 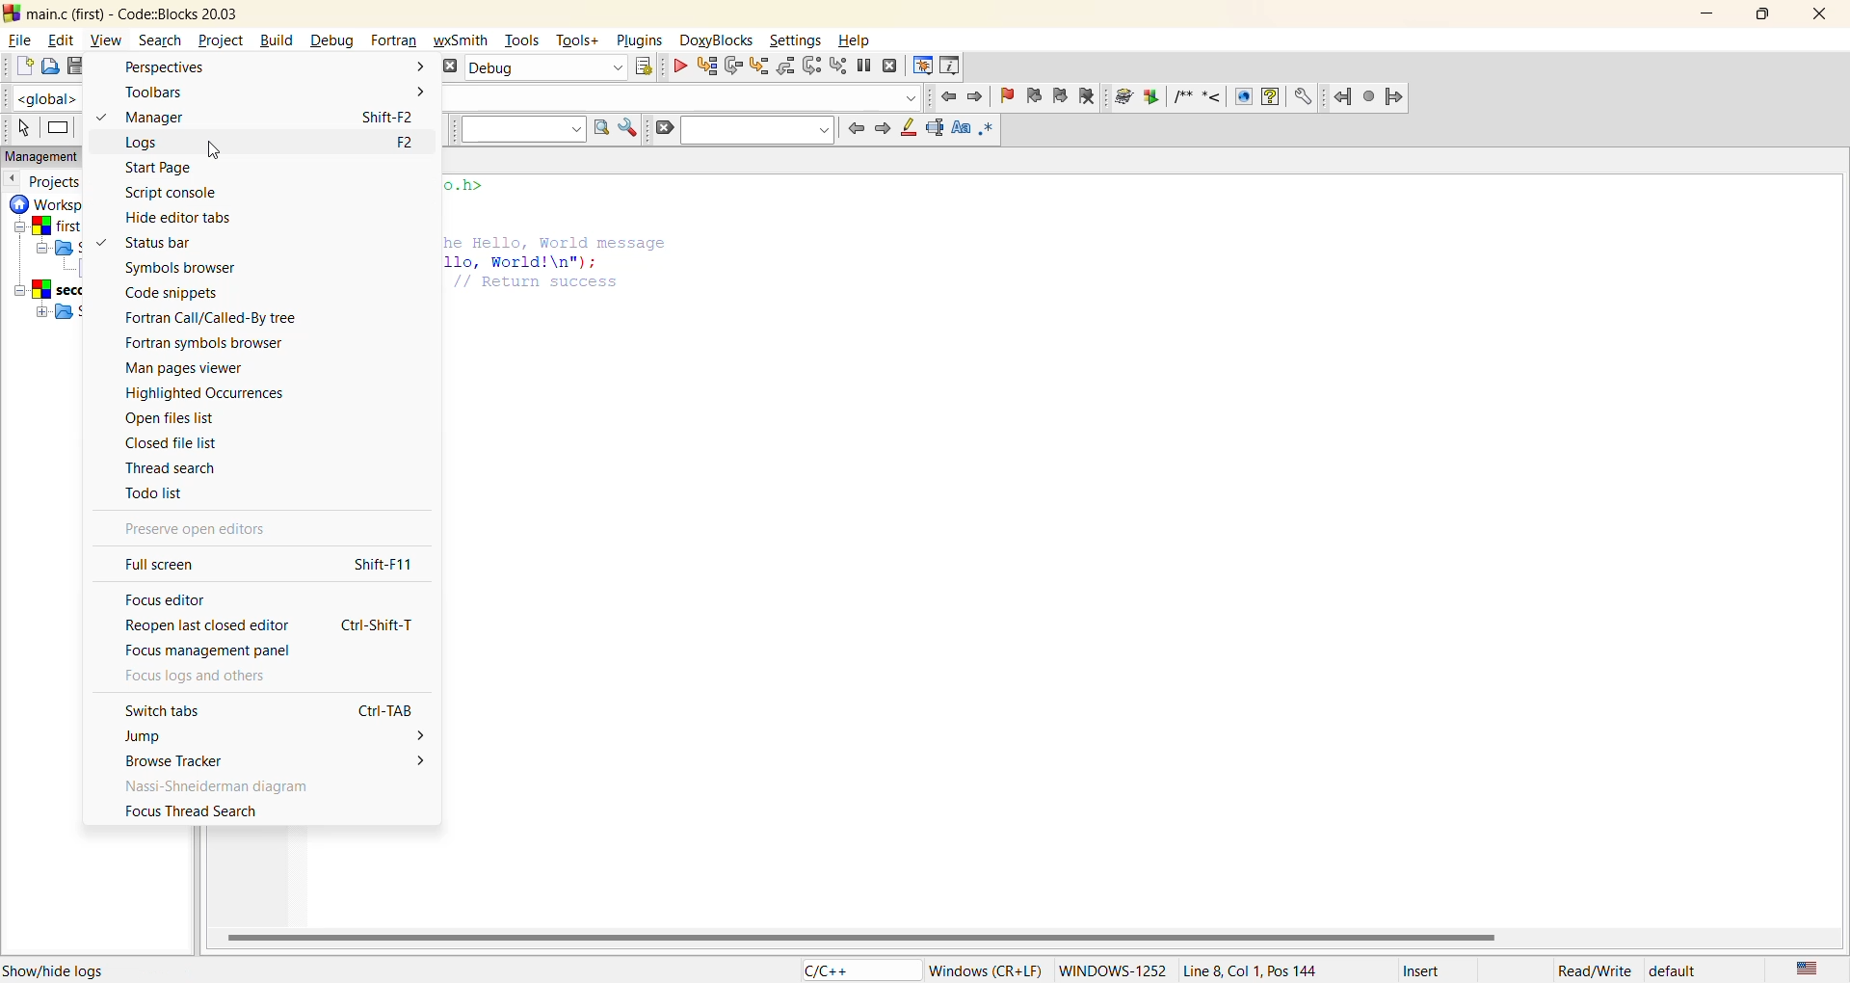 I want to click on highlighted occurences, so click(x=214, y=393).